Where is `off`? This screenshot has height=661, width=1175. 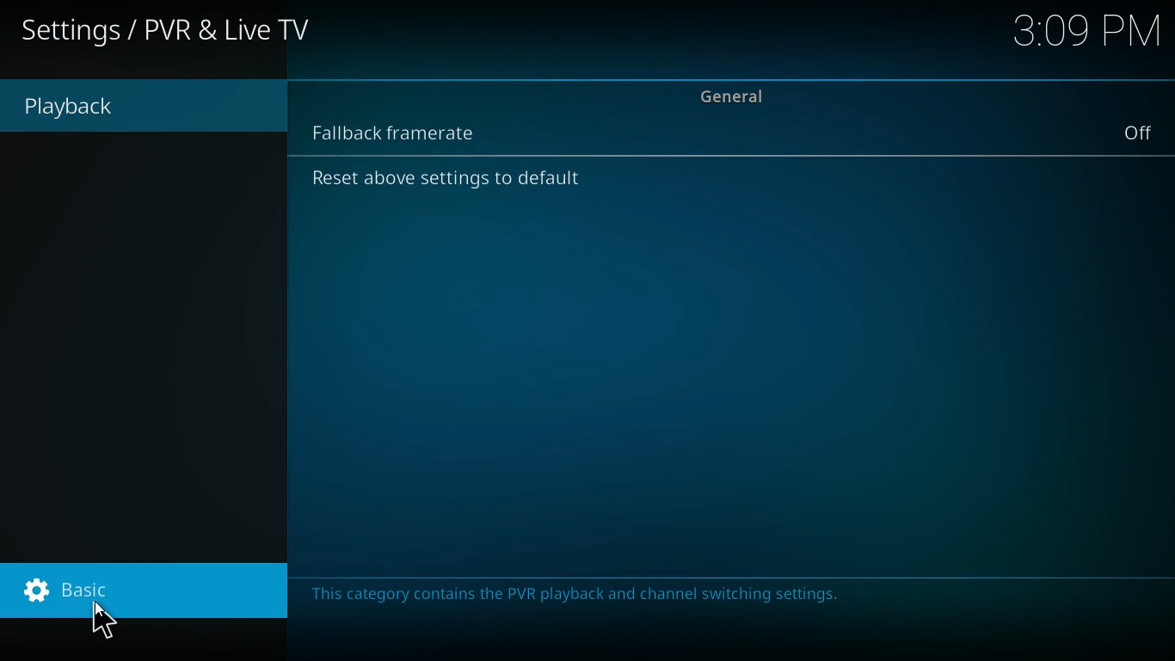 off is located at coordinates (1141, 132).